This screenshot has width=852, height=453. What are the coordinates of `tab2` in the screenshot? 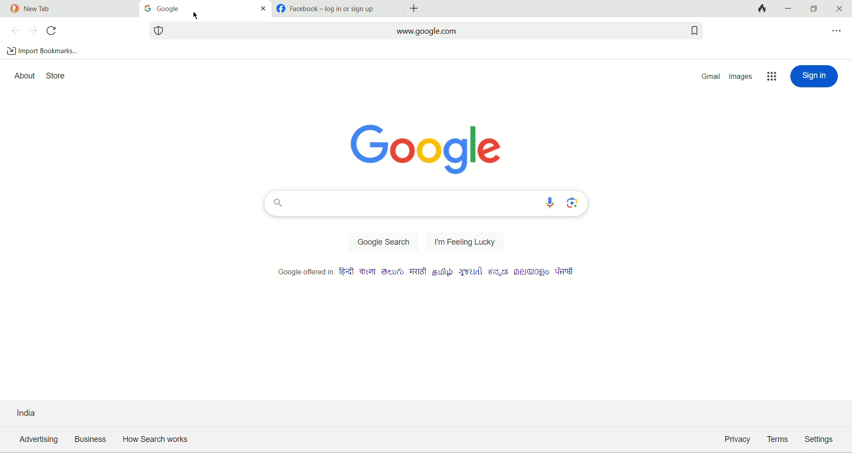 It's located at (337, 9).